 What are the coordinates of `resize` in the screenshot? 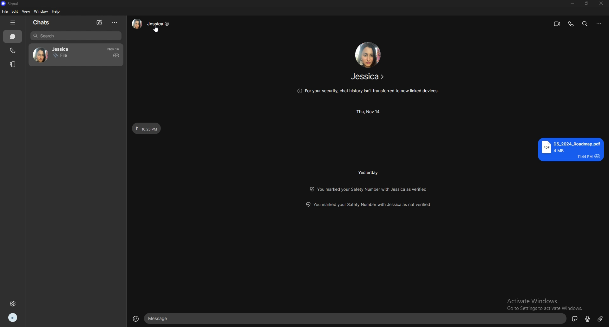 It's located at (589, 4).